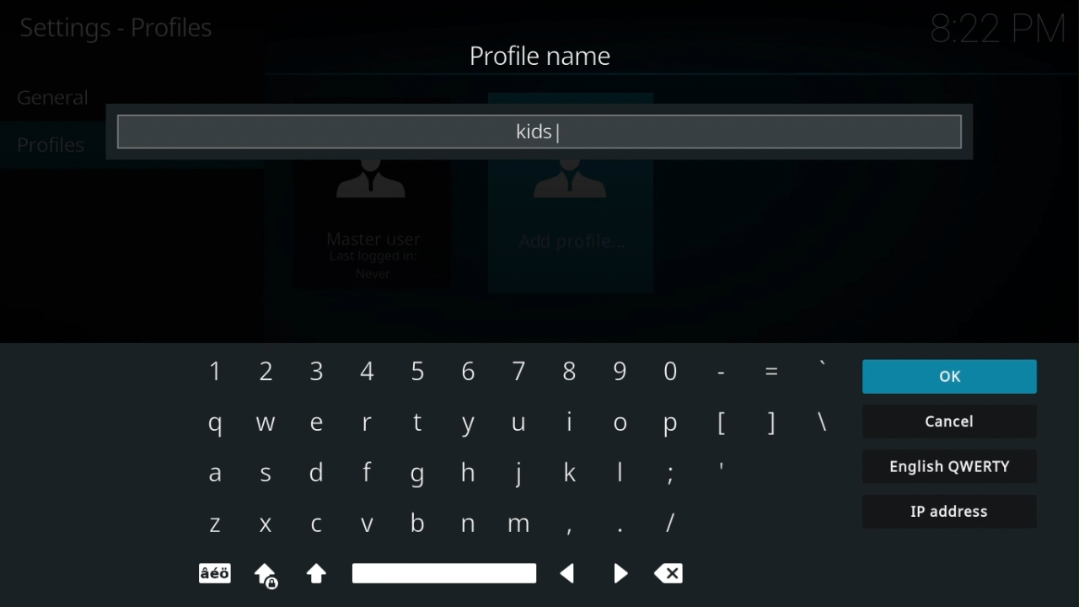  What do you see at coordinates (268, 577) in the screenshot?
I see `lock` at bounding box center [268, 577].